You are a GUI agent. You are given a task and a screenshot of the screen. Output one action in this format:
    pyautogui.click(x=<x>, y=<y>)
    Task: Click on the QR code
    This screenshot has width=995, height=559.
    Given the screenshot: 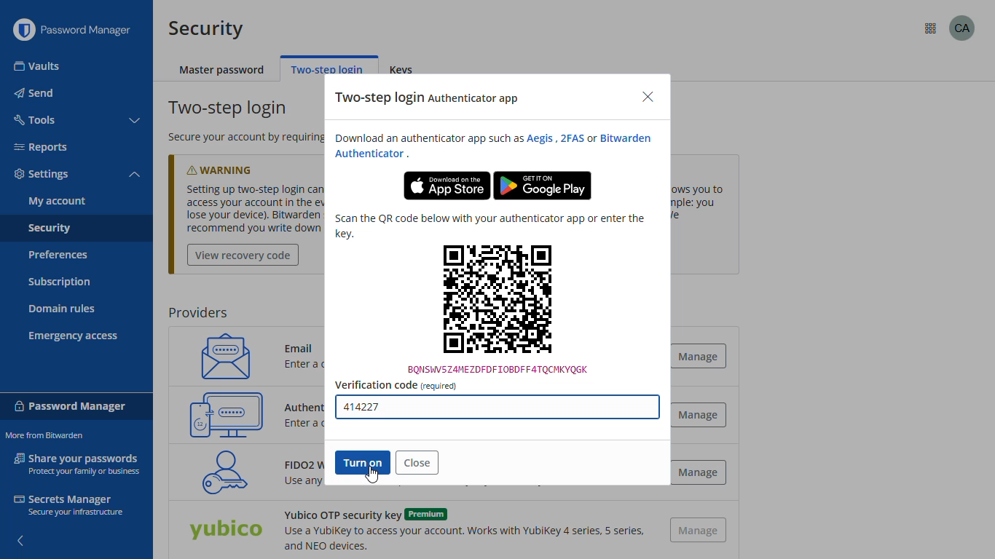 What is the action you would take?
    pyautogui.click(x=498, y=309)
    